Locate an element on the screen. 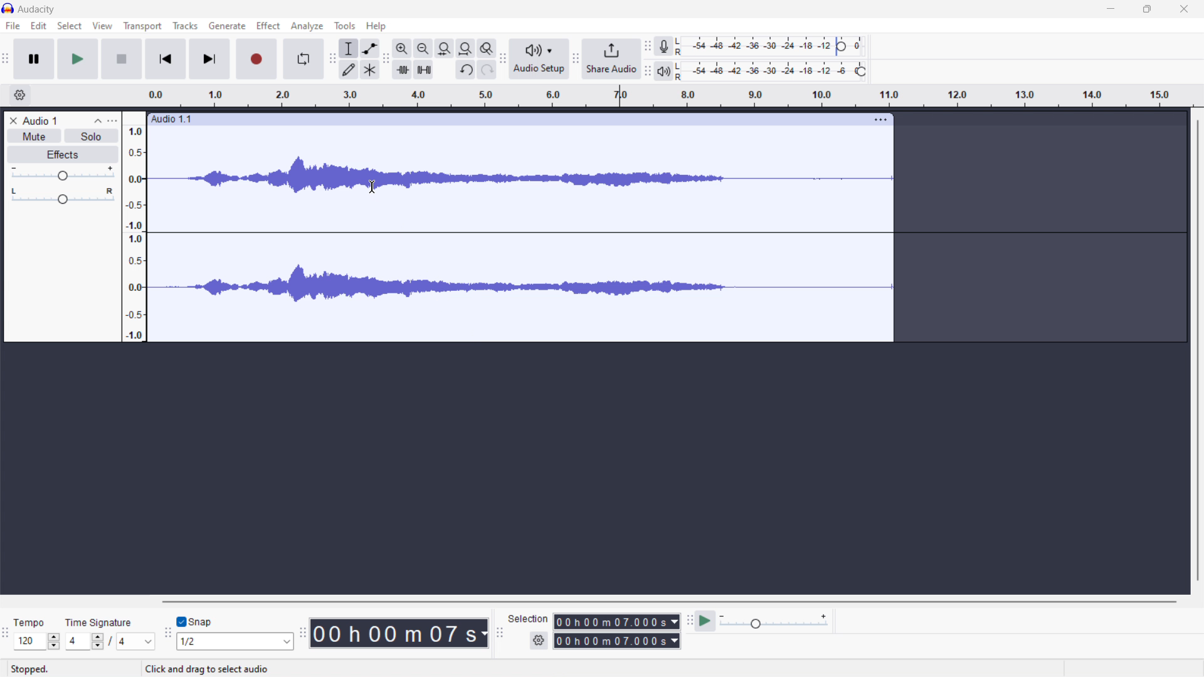 Image resolution: width=1204 pixels, height=677 pixels. logo is located at coordinates (9, 8).